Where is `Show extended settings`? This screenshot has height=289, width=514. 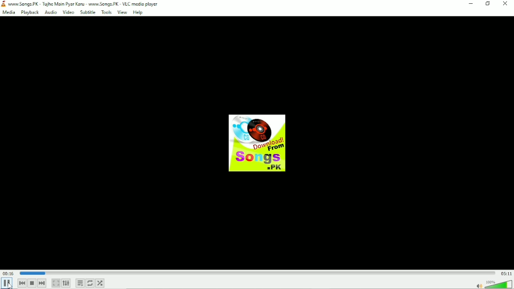
Show extended settings is located at coordinates (66, 283).